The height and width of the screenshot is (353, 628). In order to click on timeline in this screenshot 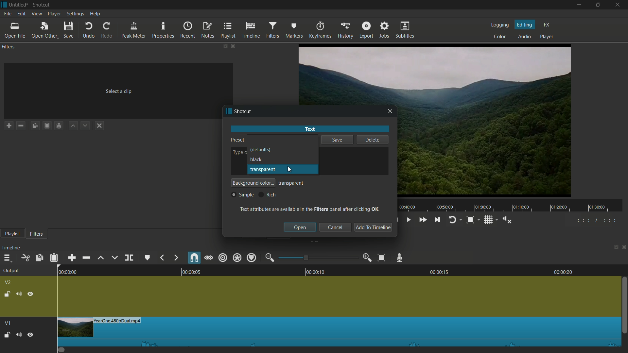, I will do `click(251, 30)`.